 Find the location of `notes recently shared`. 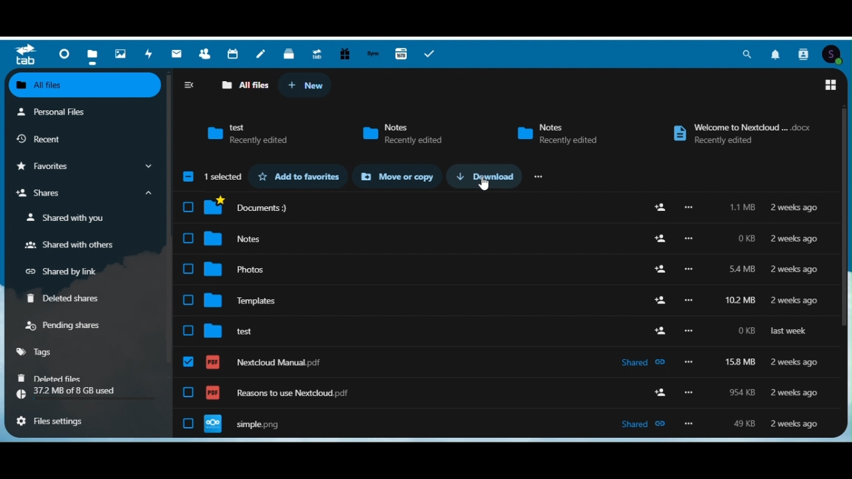

notes recently shared is located at coordinates (407, 132).